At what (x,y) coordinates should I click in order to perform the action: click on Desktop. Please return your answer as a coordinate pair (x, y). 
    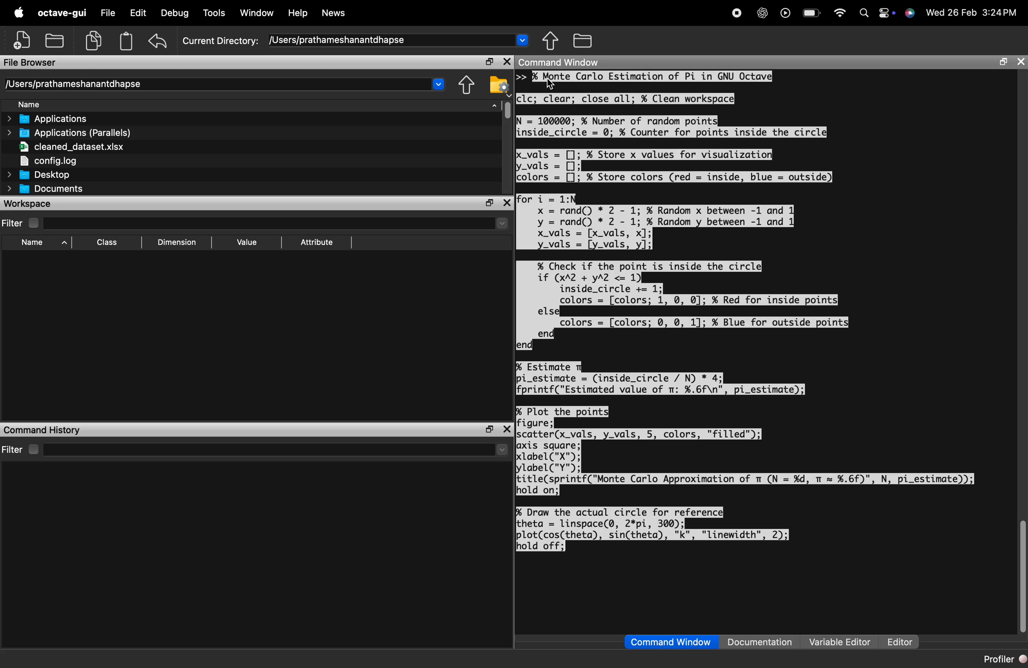
    Looking at the image, I should click on (39, 174).